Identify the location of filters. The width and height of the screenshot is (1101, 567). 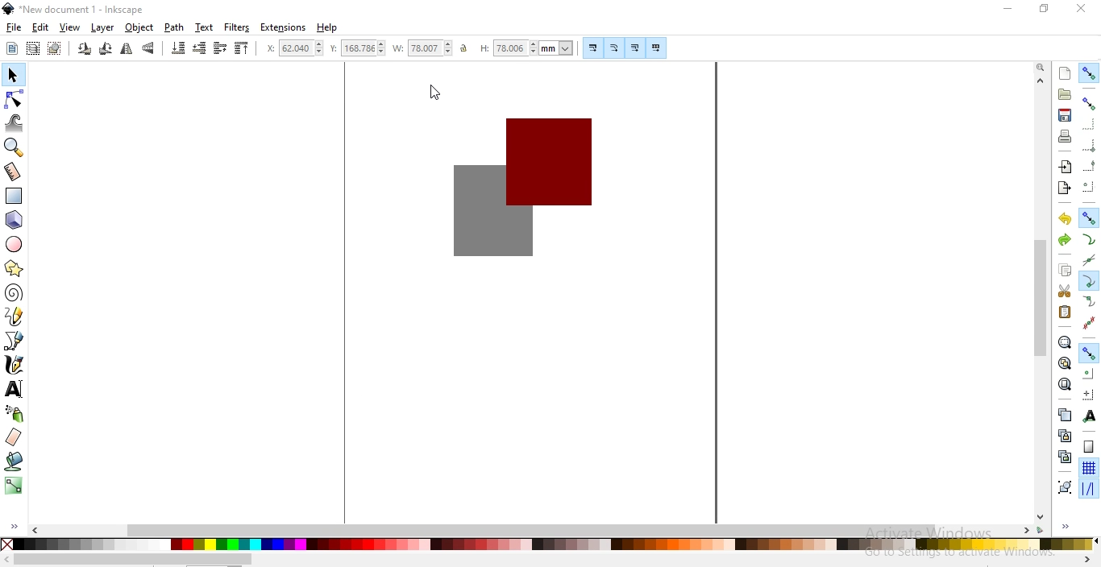
(236, 28).